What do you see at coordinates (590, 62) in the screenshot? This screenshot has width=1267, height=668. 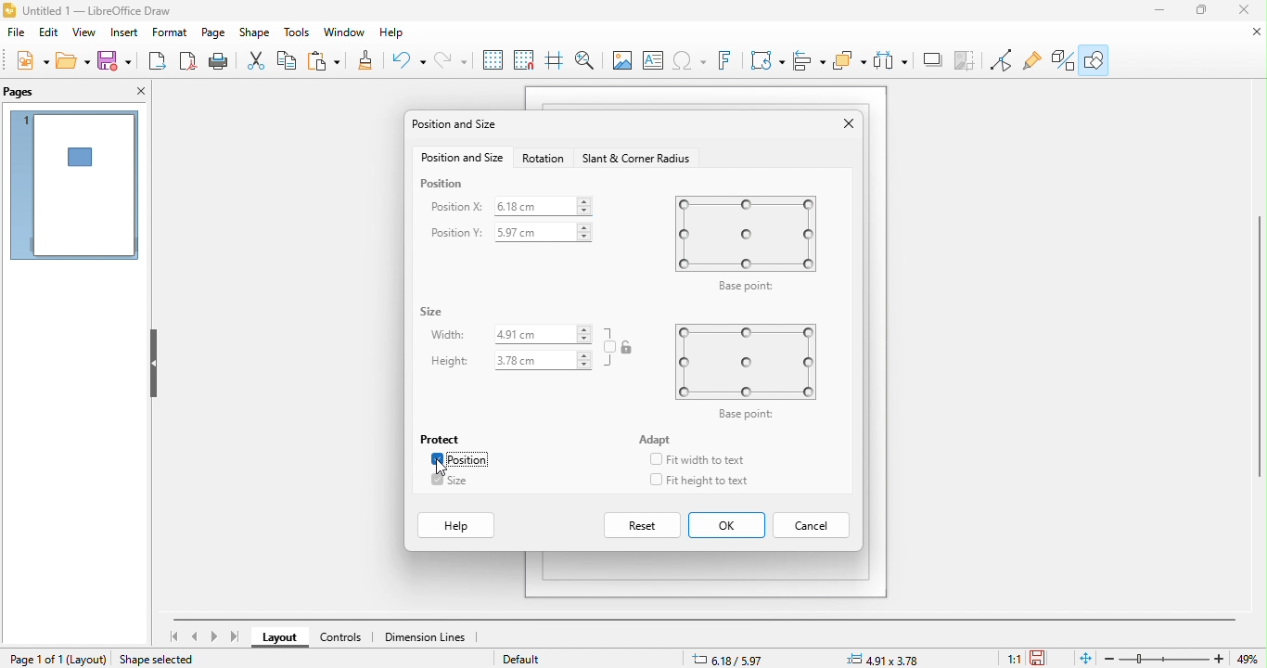 I see `zoom and pan` at bounding box center [590, 62].